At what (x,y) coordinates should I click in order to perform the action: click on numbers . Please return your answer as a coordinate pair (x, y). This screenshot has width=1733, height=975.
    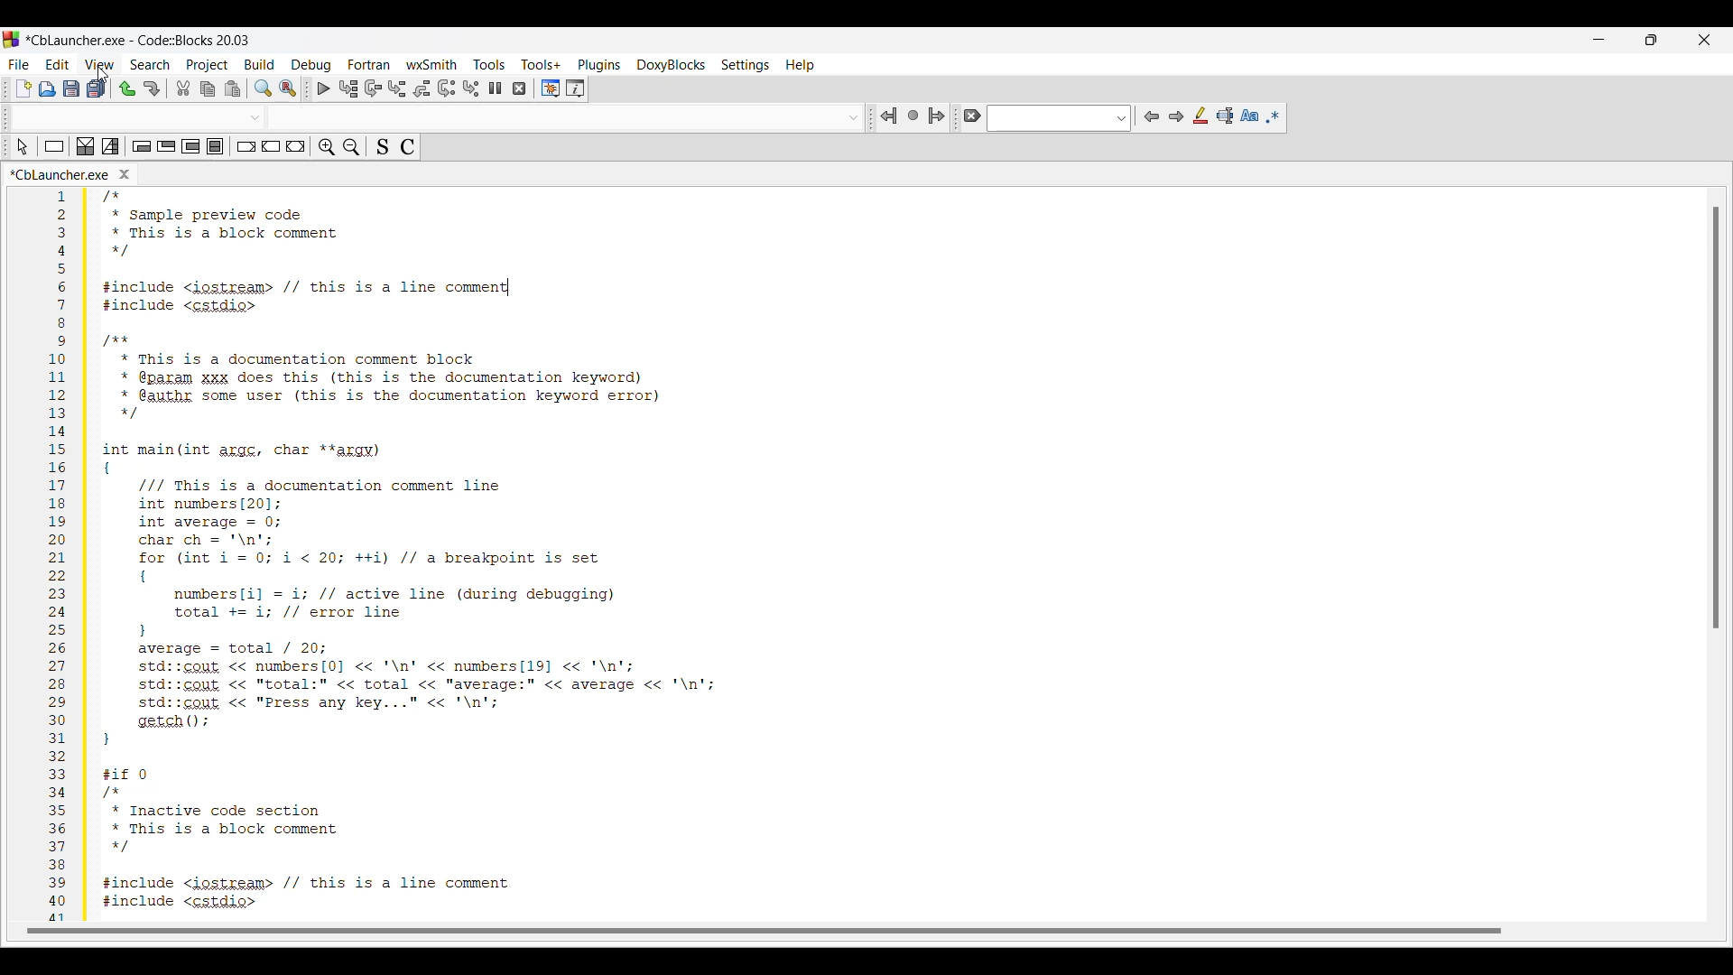
    Looking at the image, I should click on (53, 556).